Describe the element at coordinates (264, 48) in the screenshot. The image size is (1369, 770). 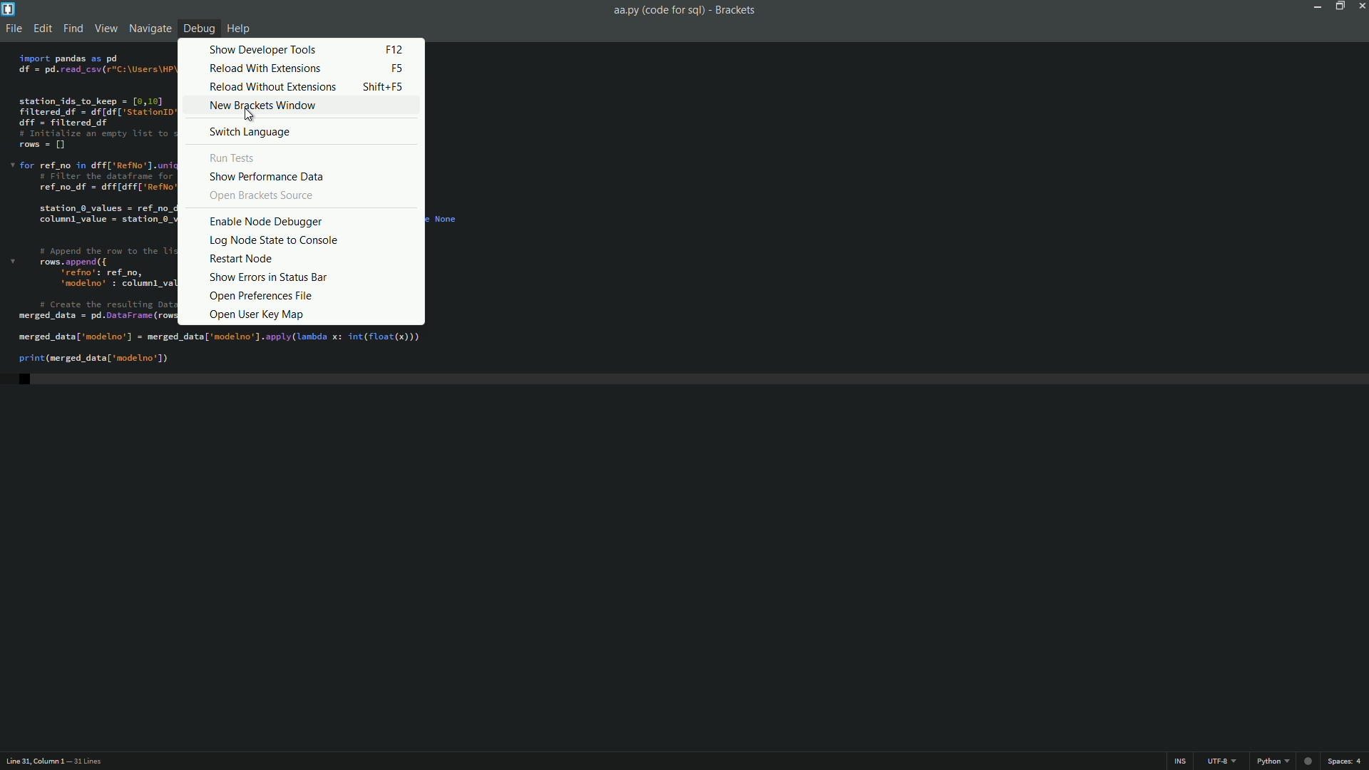
I see `Show developer tools` at that location.